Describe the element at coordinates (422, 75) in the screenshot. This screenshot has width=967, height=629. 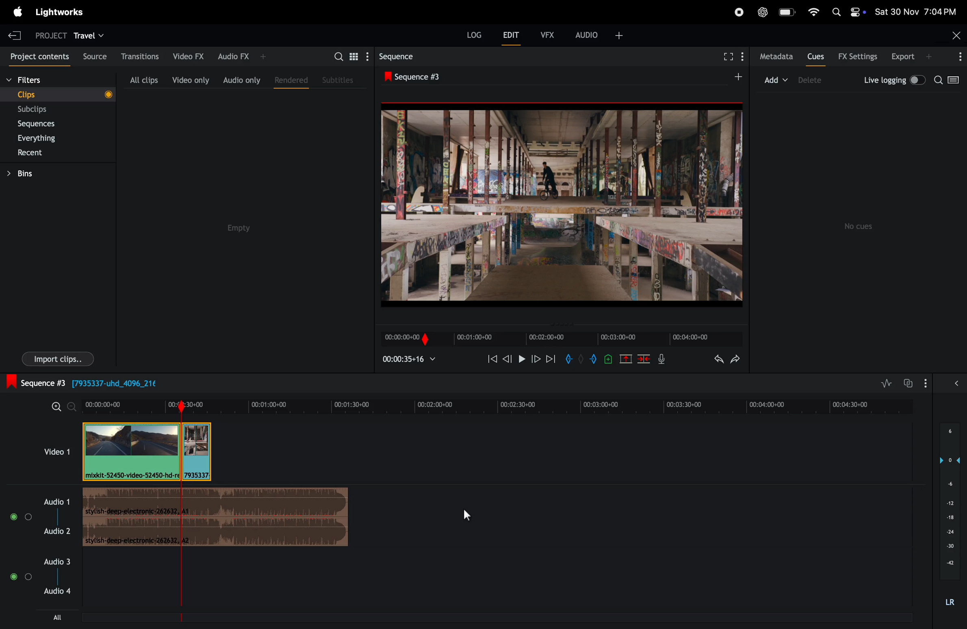
I see `sequence #3` at that location.